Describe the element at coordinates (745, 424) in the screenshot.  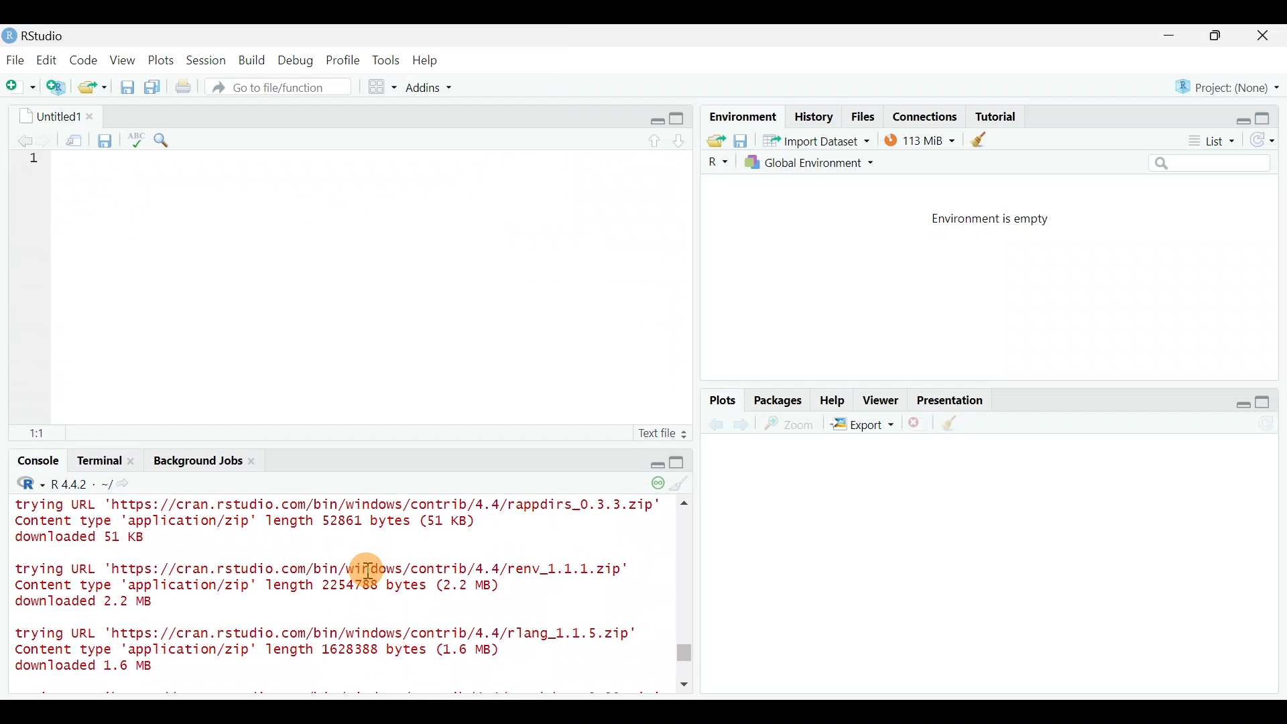
I see `previous plot` at that location.